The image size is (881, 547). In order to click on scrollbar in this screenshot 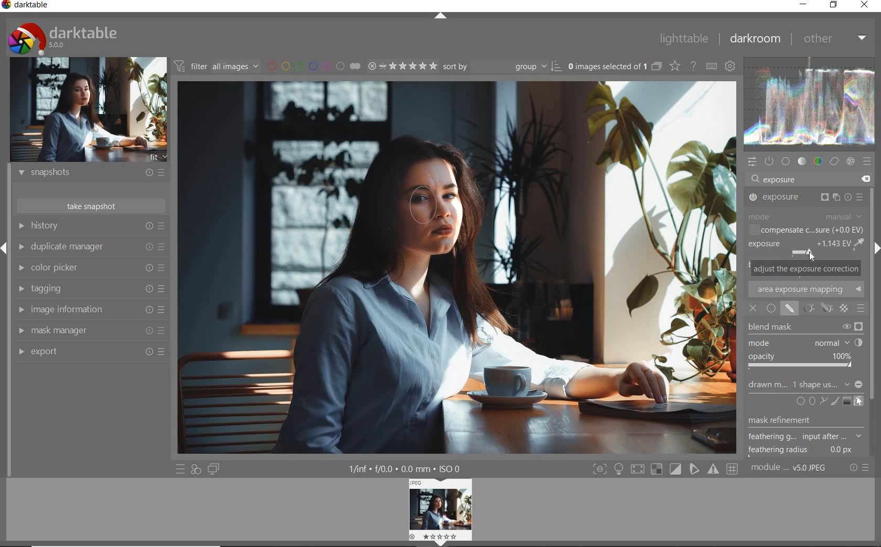, I will do `click(875, 323)`.